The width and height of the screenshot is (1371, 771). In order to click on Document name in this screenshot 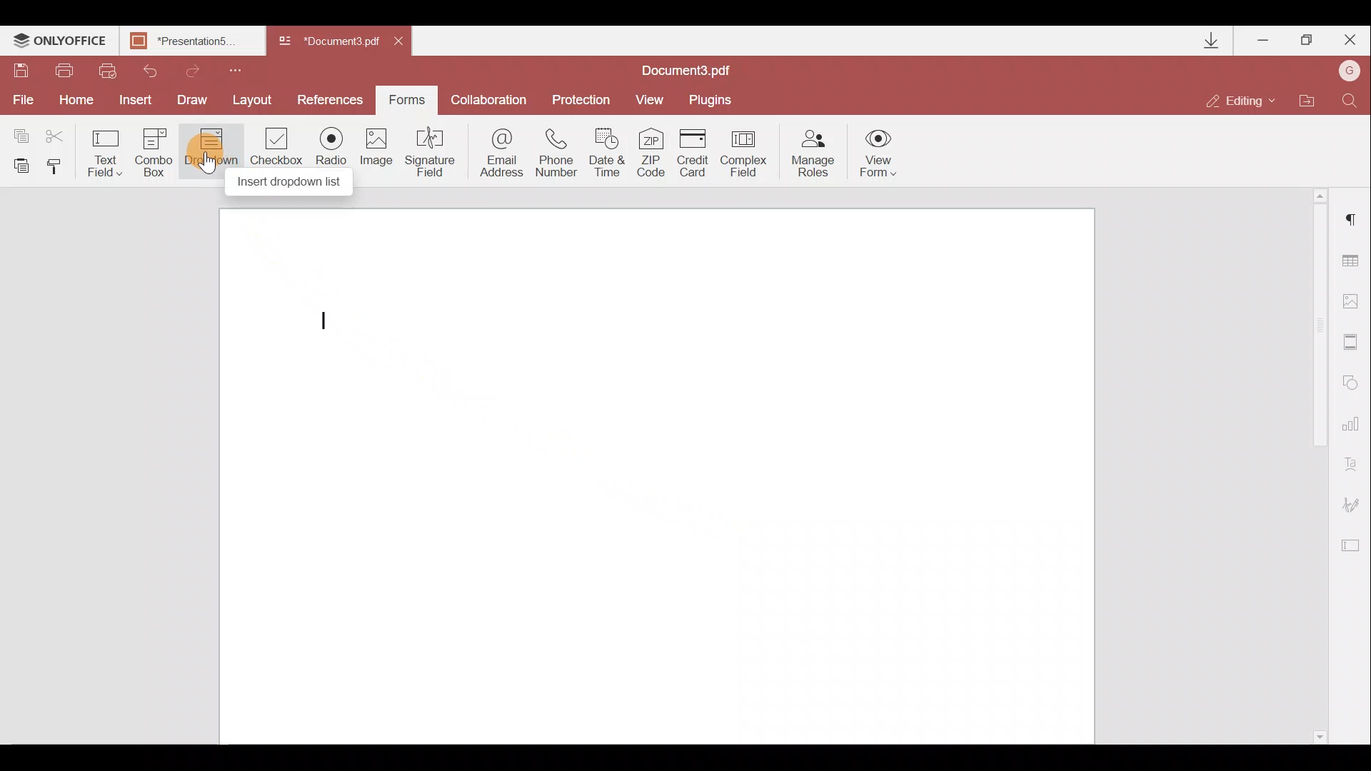, I will do `click(693, 70)`.